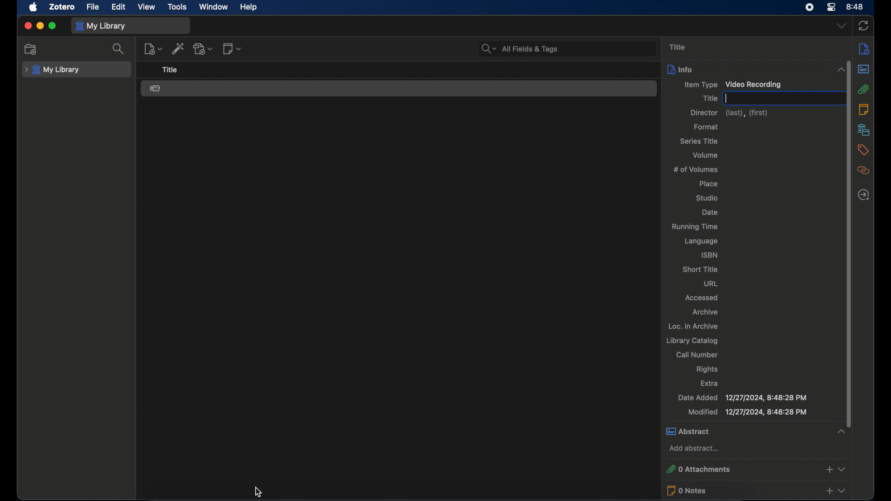 The height and width of the screenshot is (501, 891). What do you see at coordinates (120, 49) in the screenshot?
I see `search` at bounding box center [120, 49].